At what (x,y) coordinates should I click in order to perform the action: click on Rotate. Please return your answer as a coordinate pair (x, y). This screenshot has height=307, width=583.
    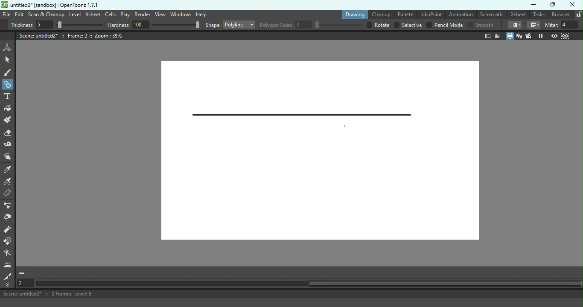
    Looking at the image, I should click on (378, 25).